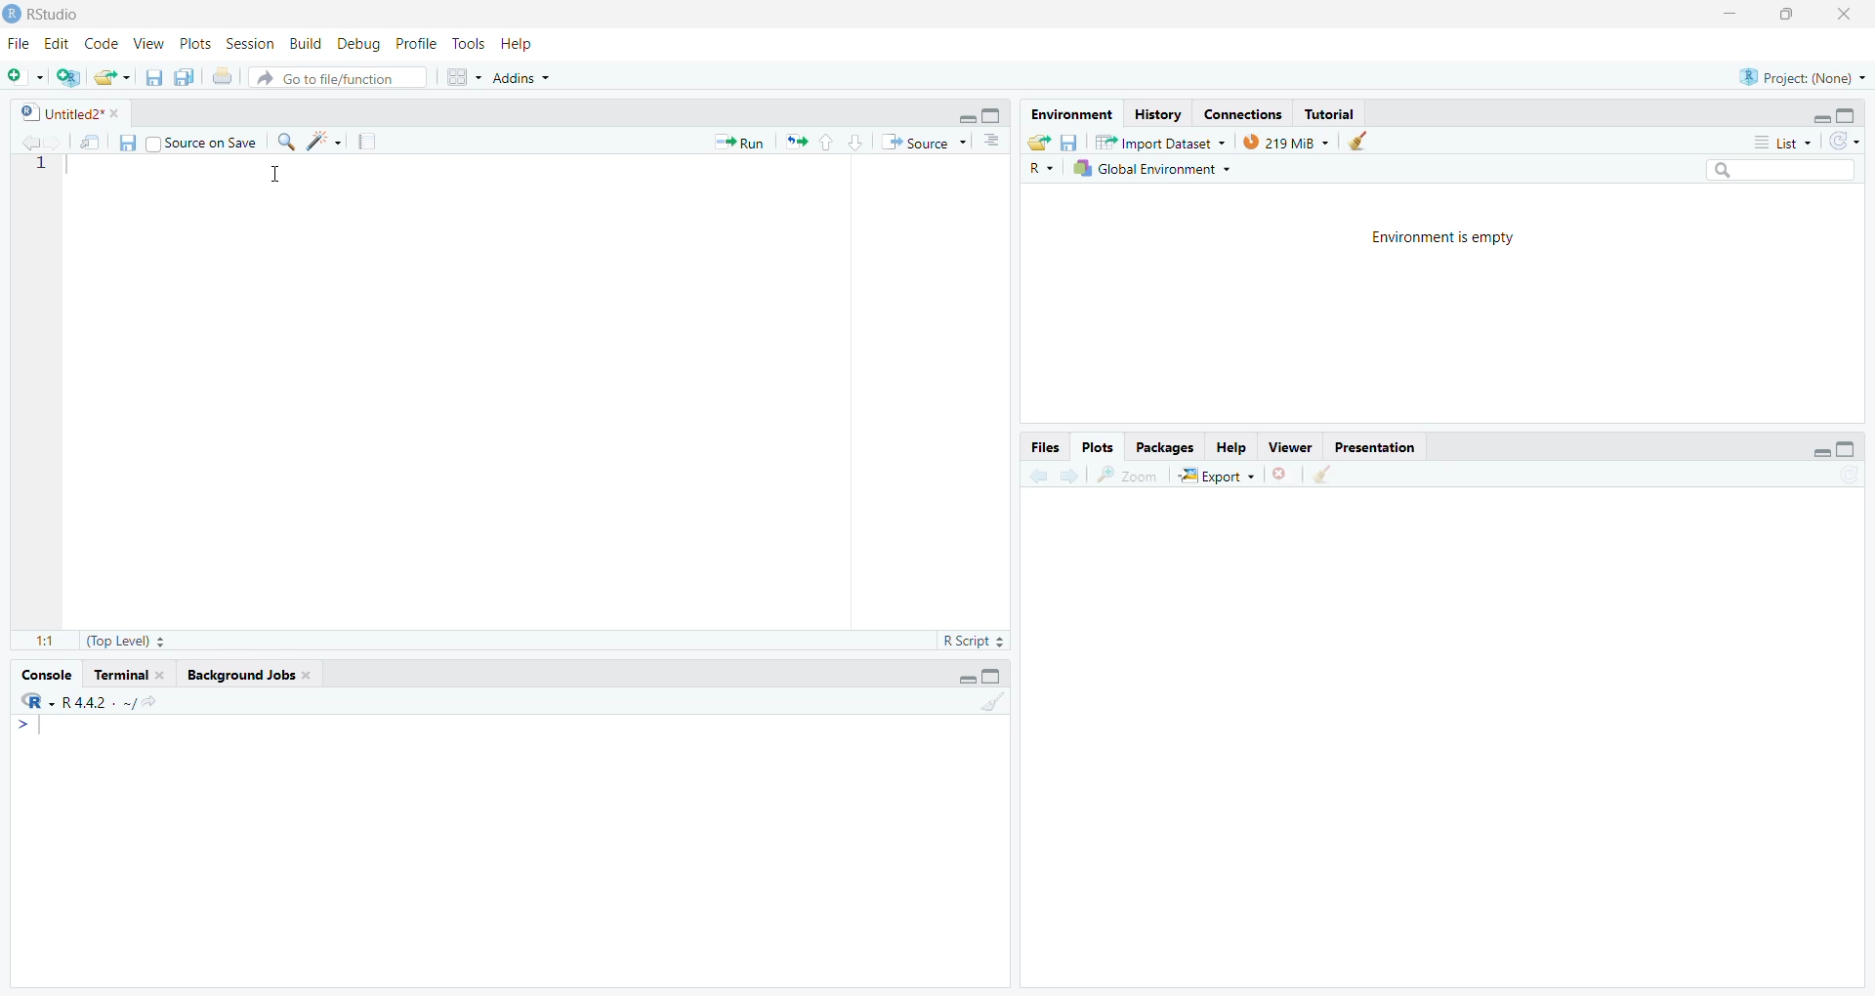 This screenshot has height=996, width=1875. What do you see at coordinates (825, 142) in the screenshot?
I see `Go to previous section` at bounding box center [825, 142].